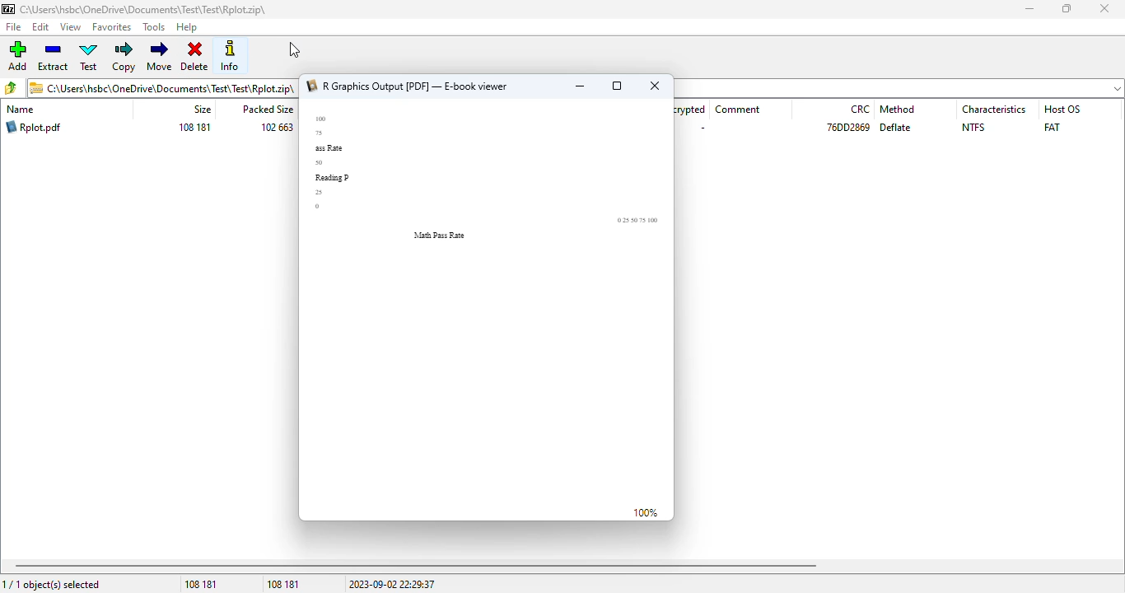 Image resolution: width=1125 pixels, height=593 pixels. I want to click on 1/1 object(s) selected, so click(52, 585).